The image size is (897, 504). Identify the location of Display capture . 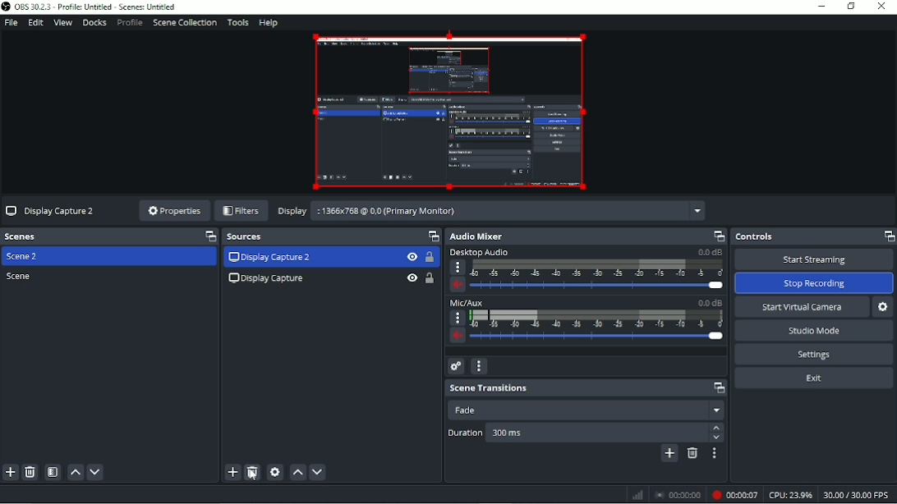
(269, 258).